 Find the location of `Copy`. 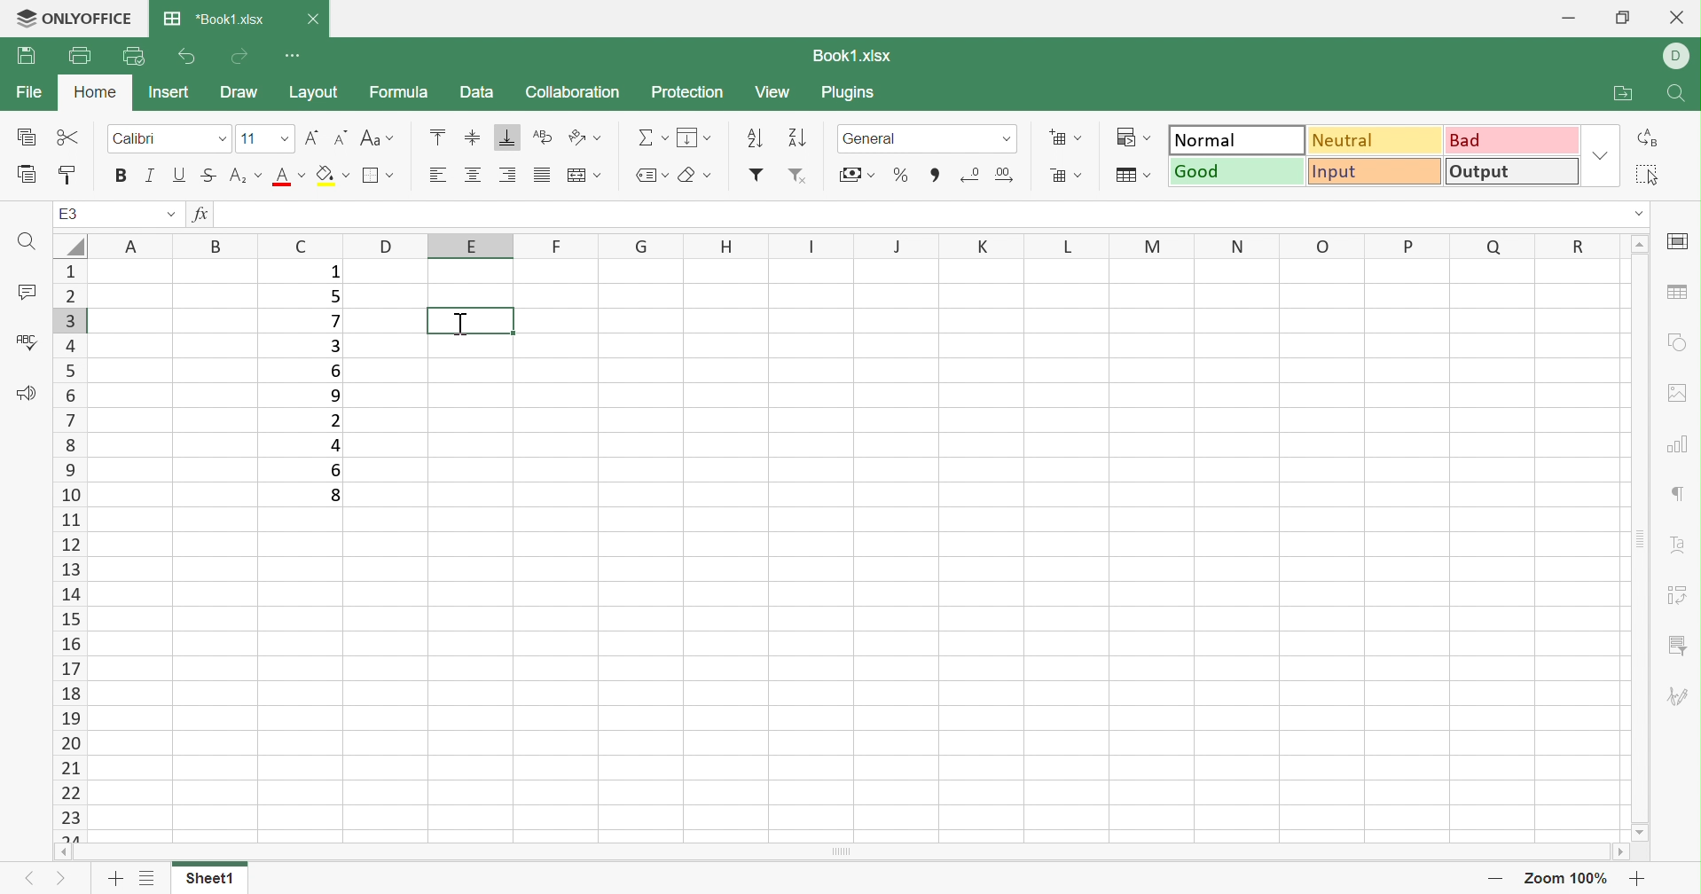

Copy is located at coordinates (24, 138).